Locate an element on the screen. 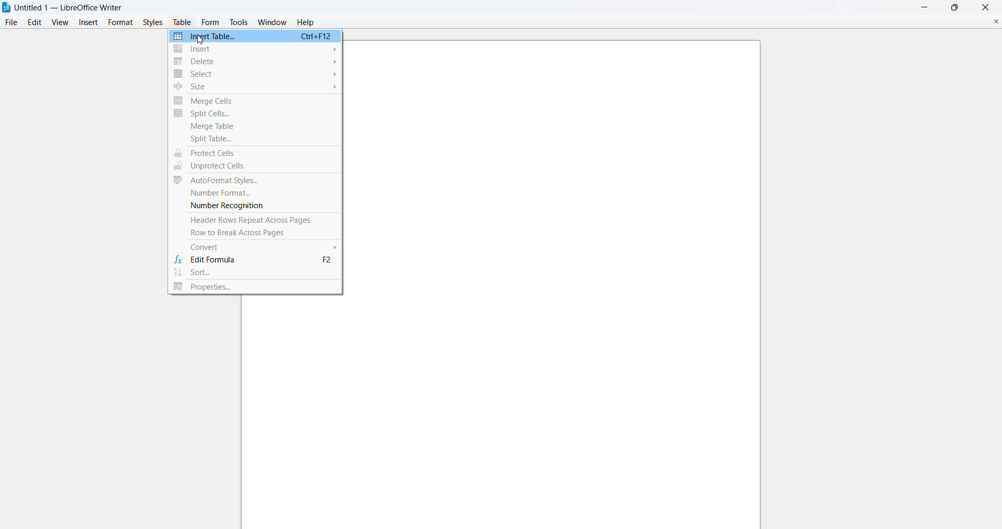 The width and height of the screenshot is (1002, 529). select is located at coordinates (254, 75).